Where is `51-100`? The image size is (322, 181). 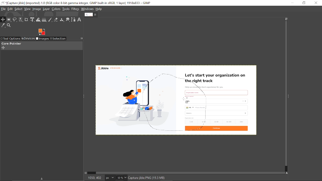
51-100 is located at coordinates (229, 122).